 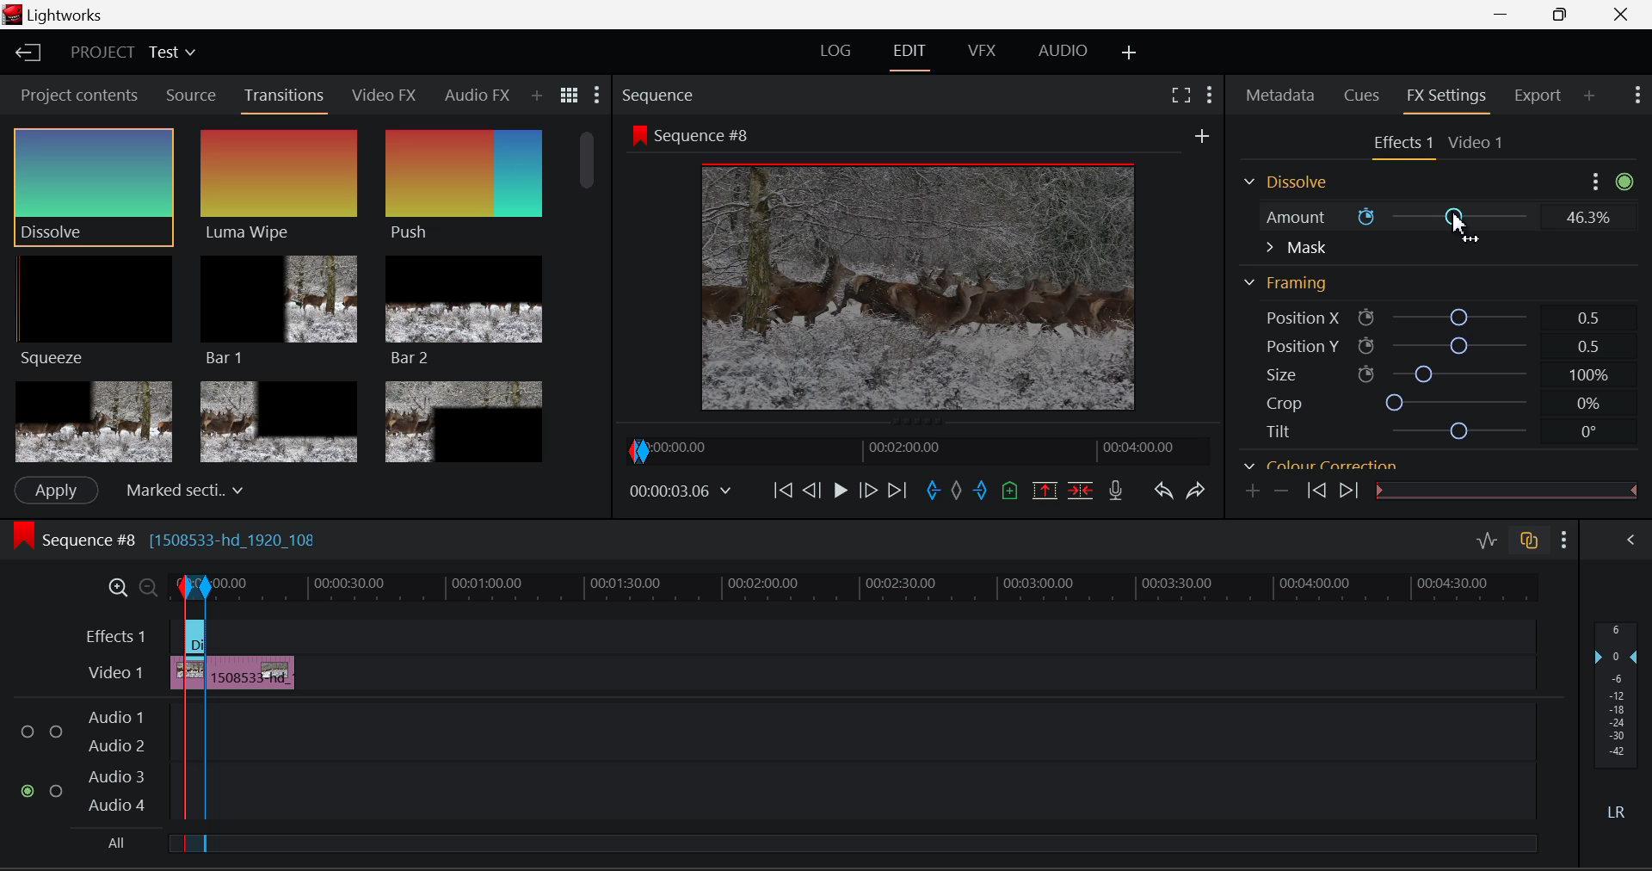 What do you see at coordinates (1589, 96) in the screenshot?
I see `Add Panel` at bounding box center [1589, 96].